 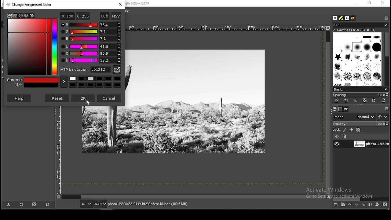 I want to click on lch lightness, so click(x=90, y=46).